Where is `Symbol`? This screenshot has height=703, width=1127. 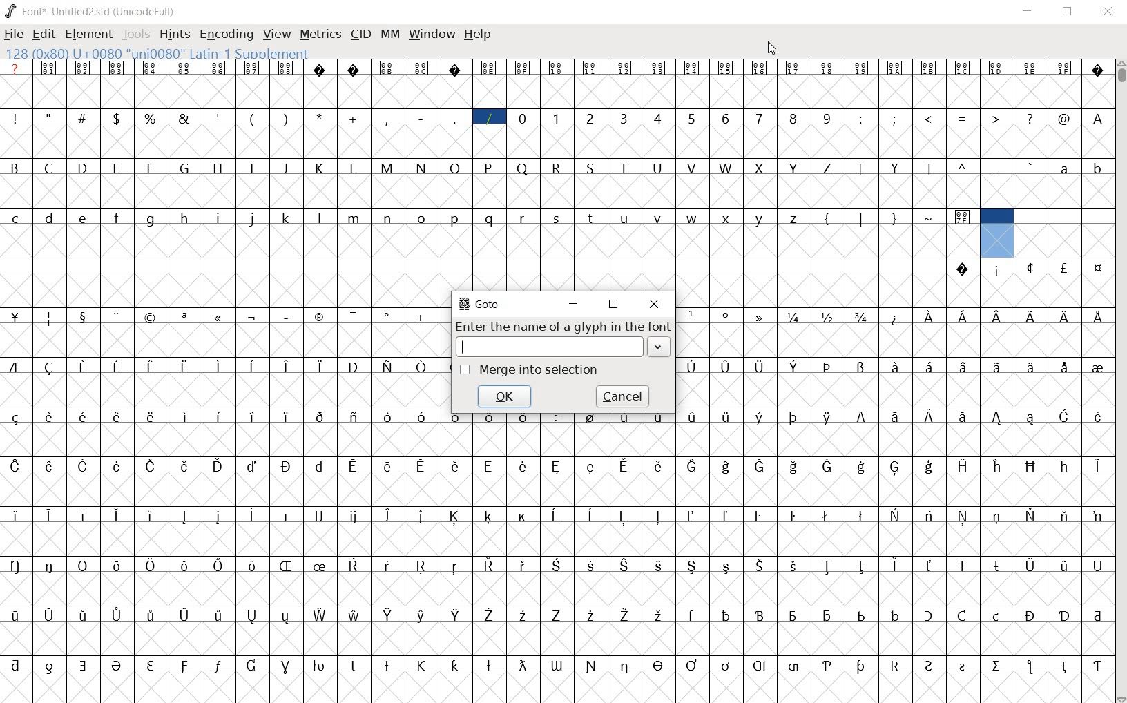
Symbol is located at coordinates (929, 365).